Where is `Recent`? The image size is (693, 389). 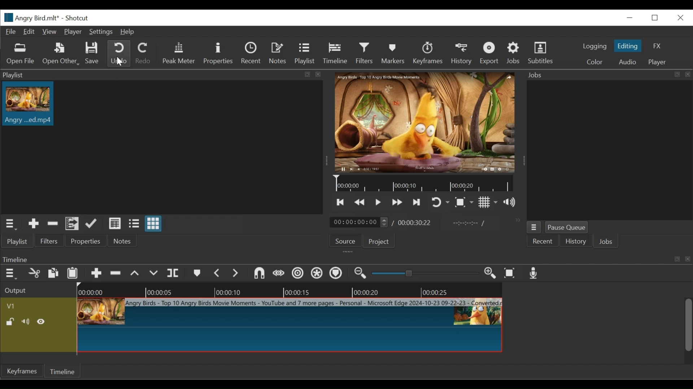
Recent is located at coordinates (252, 54).